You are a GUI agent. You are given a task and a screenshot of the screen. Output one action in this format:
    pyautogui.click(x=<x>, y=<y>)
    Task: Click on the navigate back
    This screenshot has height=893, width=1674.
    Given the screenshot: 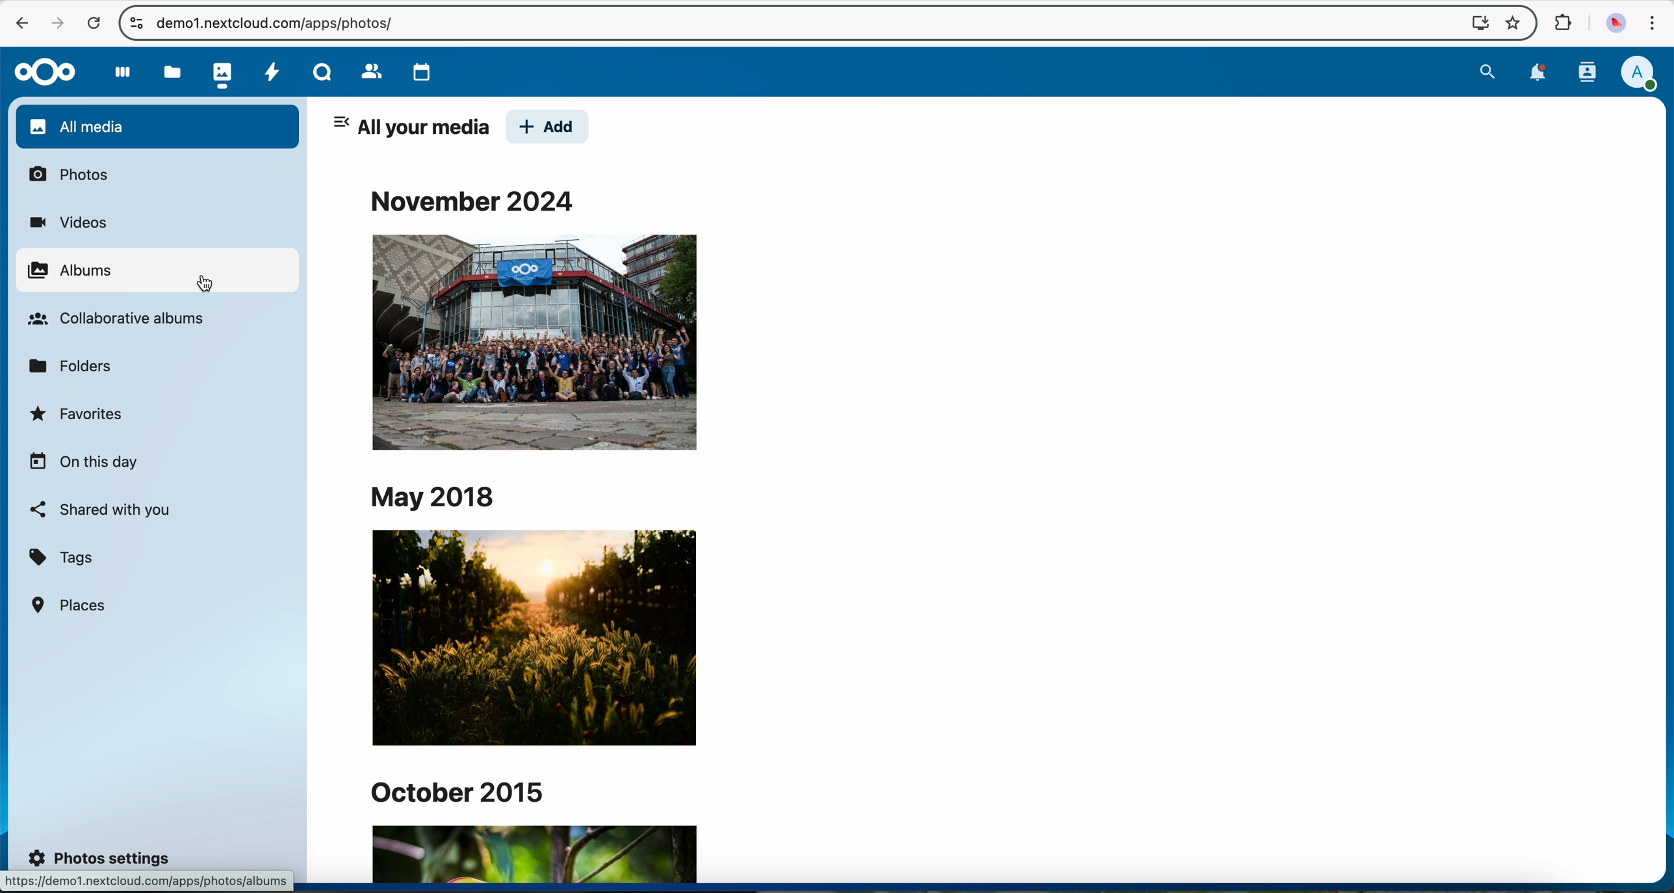 What is the action you would take?
    pyautogui.click(x=17, y=21)
    